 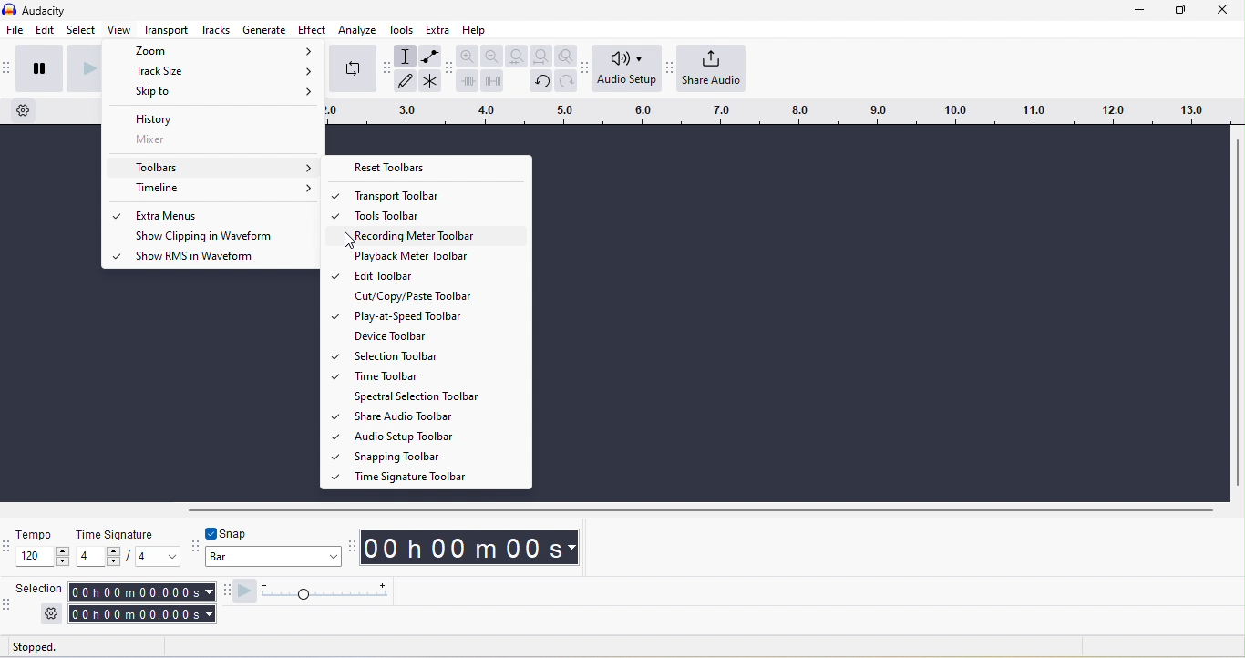 I want to click on set time signature, so click(x=98, y=556).